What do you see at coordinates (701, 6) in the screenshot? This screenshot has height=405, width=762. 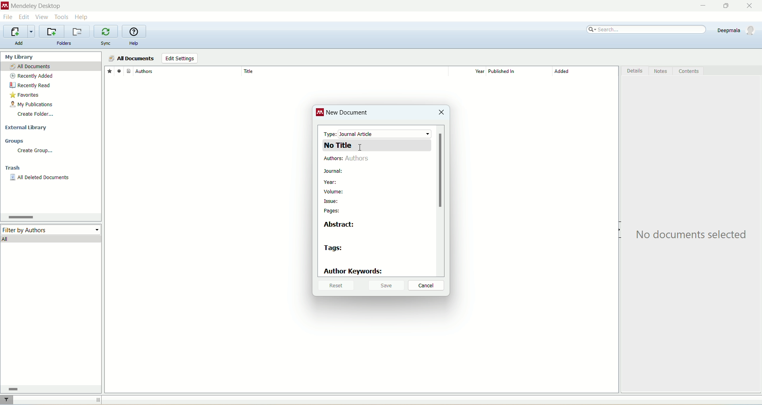 I see `minimize` at bounding box center [701, 6].